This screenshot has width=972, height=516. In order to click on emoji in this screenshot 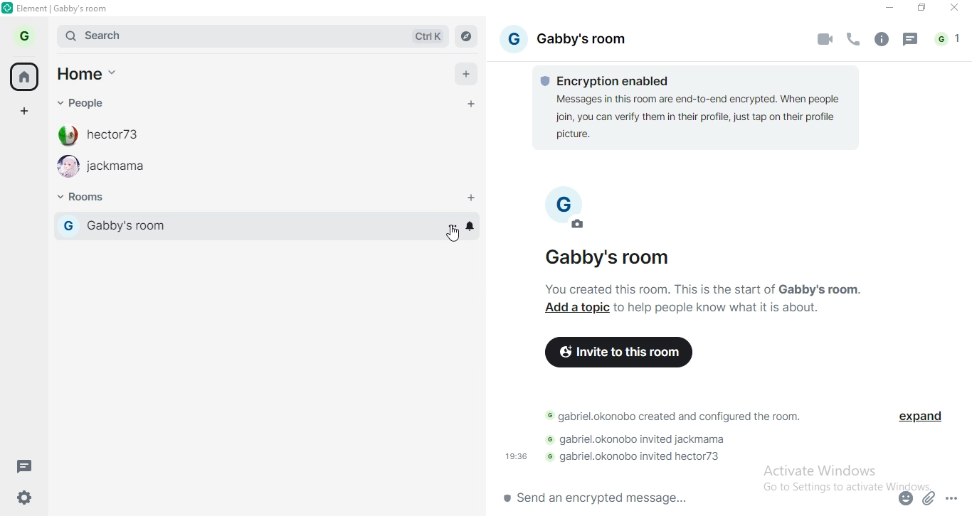, I will do `click(906, 499)`.